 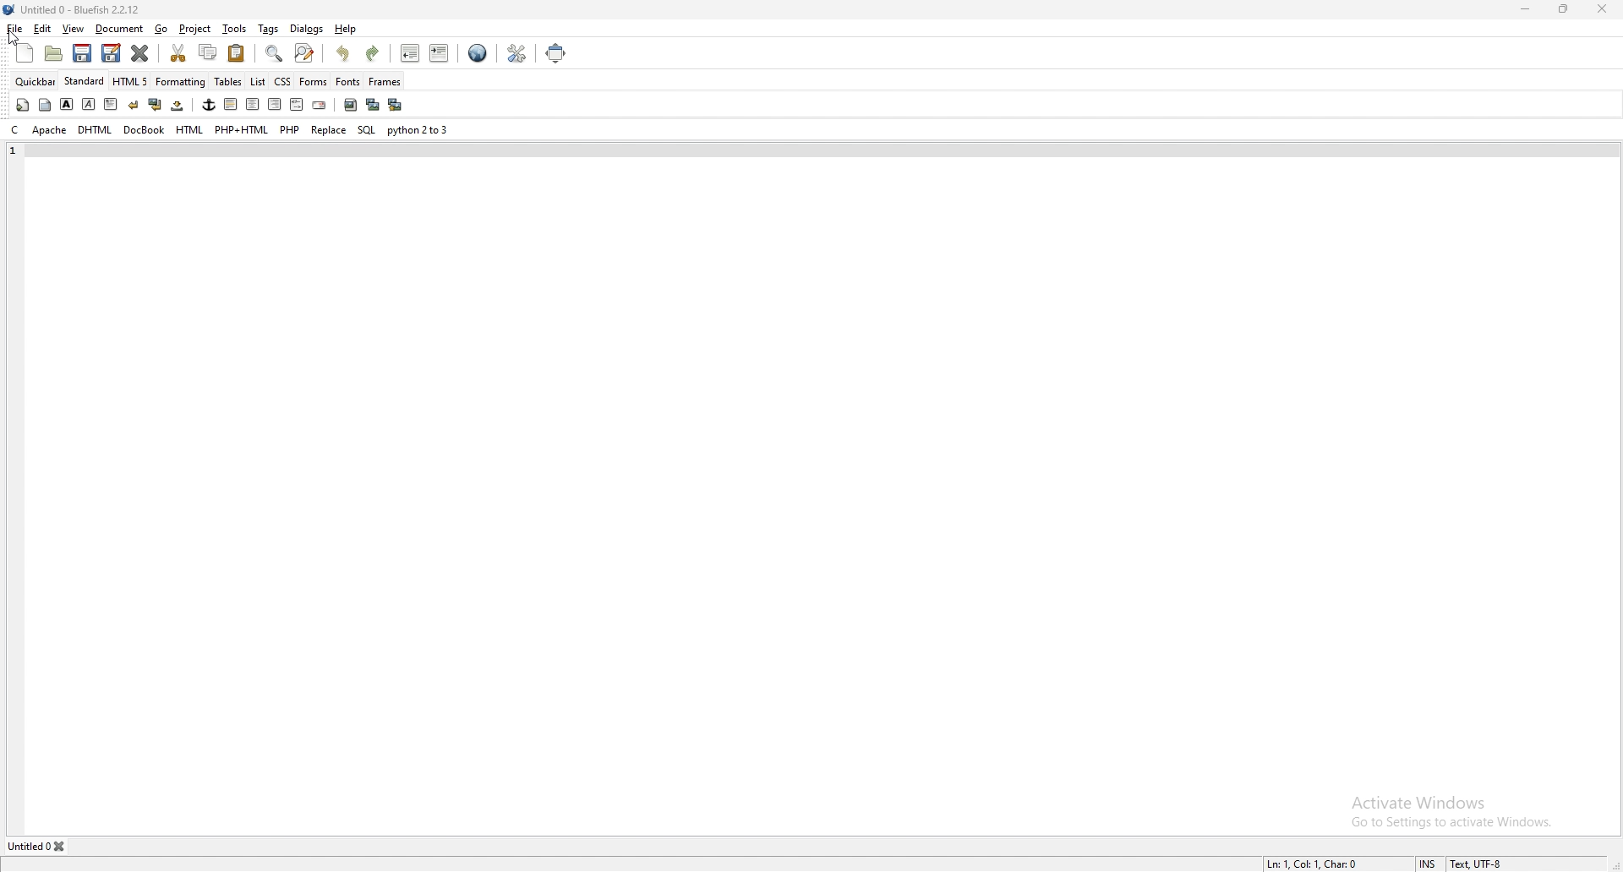 I want to click on undo, so click(x=345, y=53).